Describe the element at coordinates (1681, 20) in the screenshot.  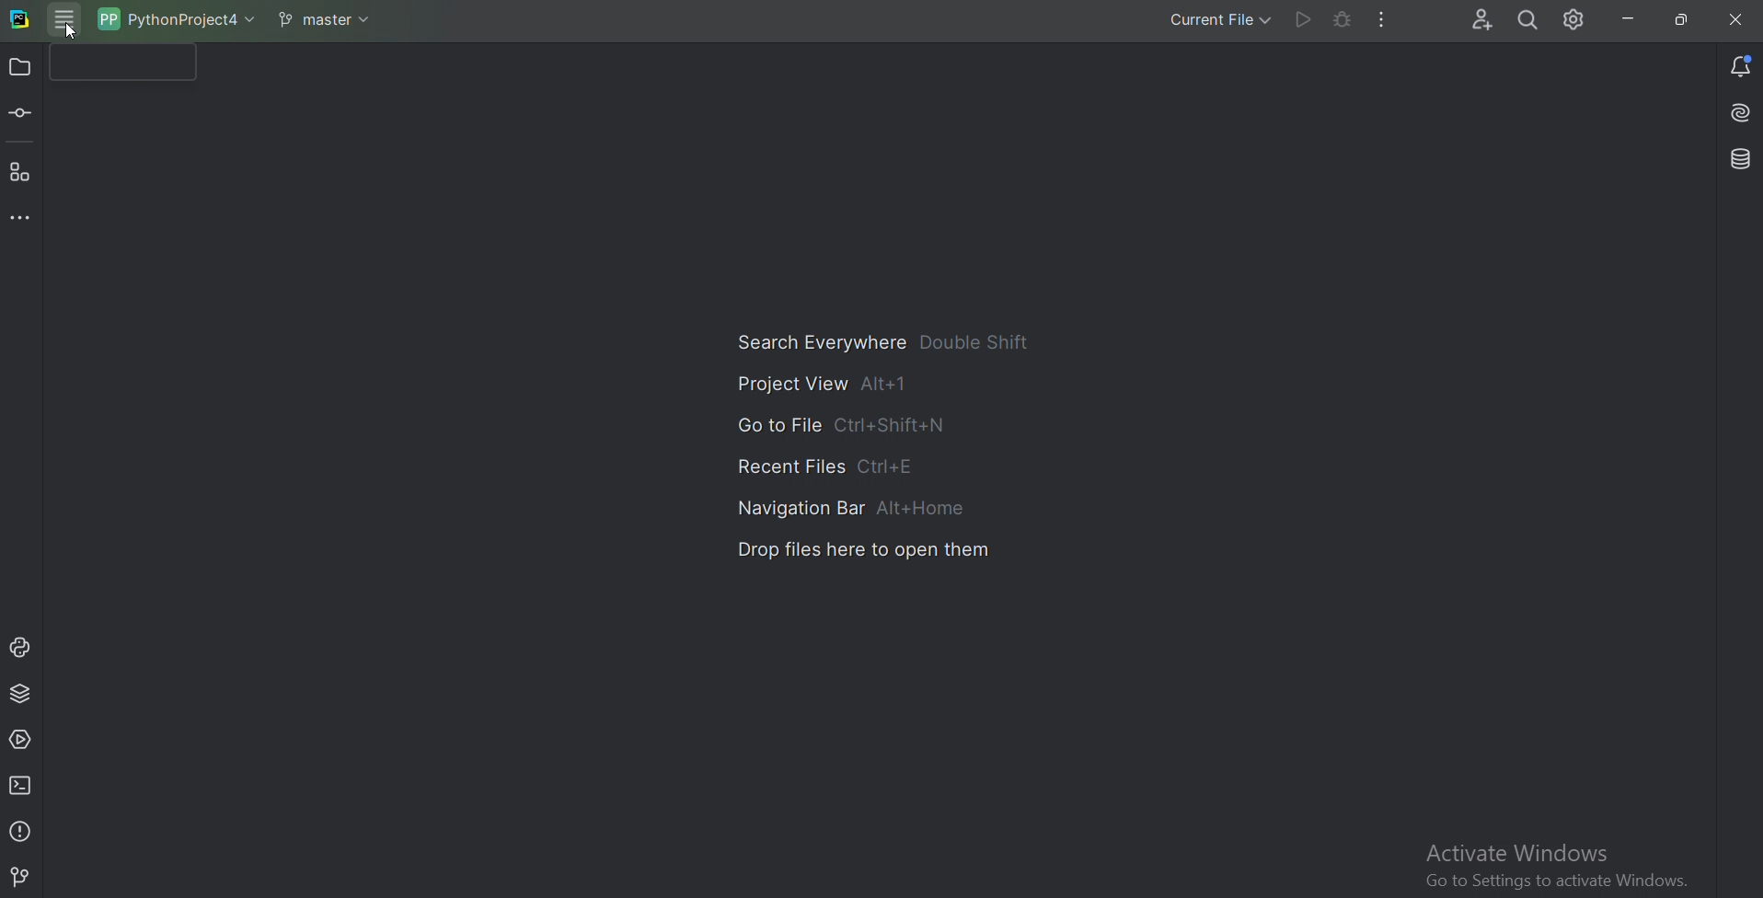
I see `Restore down` at that location.